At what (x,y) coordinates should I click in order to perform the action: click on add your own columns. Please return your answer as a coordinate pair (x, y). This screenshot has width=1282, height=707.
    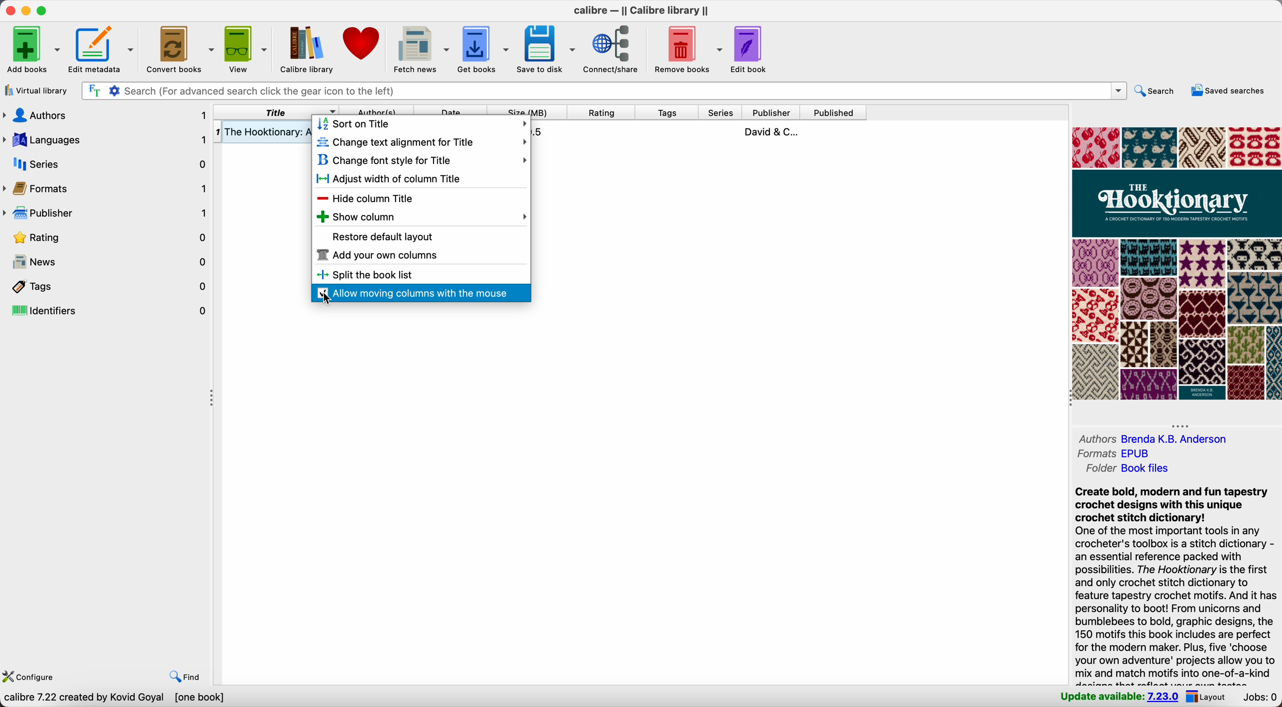
    Looking at the image, I should click on (377, 255).